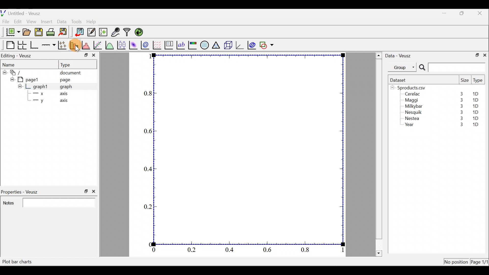 The image size is (489, 275). I want to click on 1, so click(342, 251).